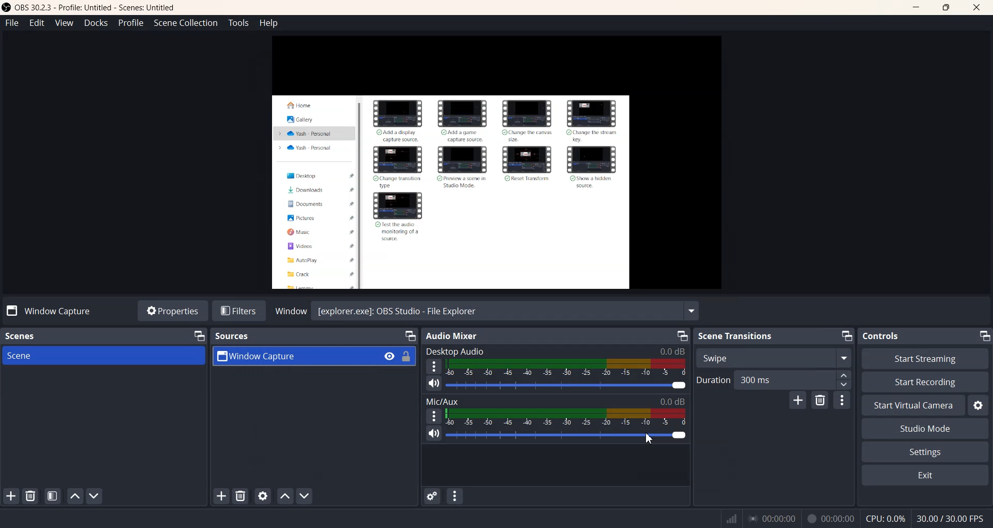  Describe the element at coordinates (432, 496) in the screenshot. I see `Advance Audio properties` at that location.